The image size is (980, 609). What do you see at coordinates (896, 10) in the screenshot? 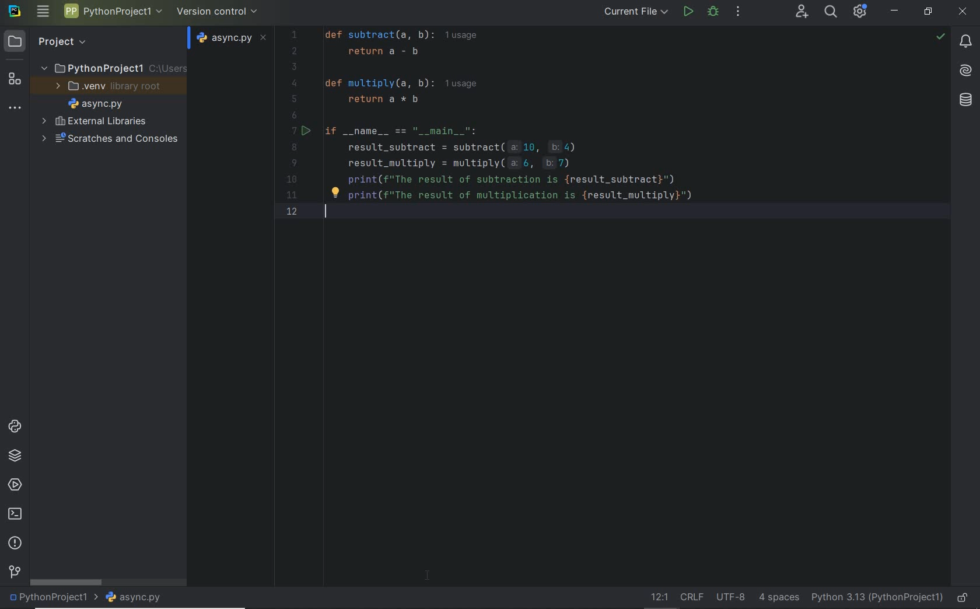
I see `MINIMIZE` at bounding box center [896, 10].